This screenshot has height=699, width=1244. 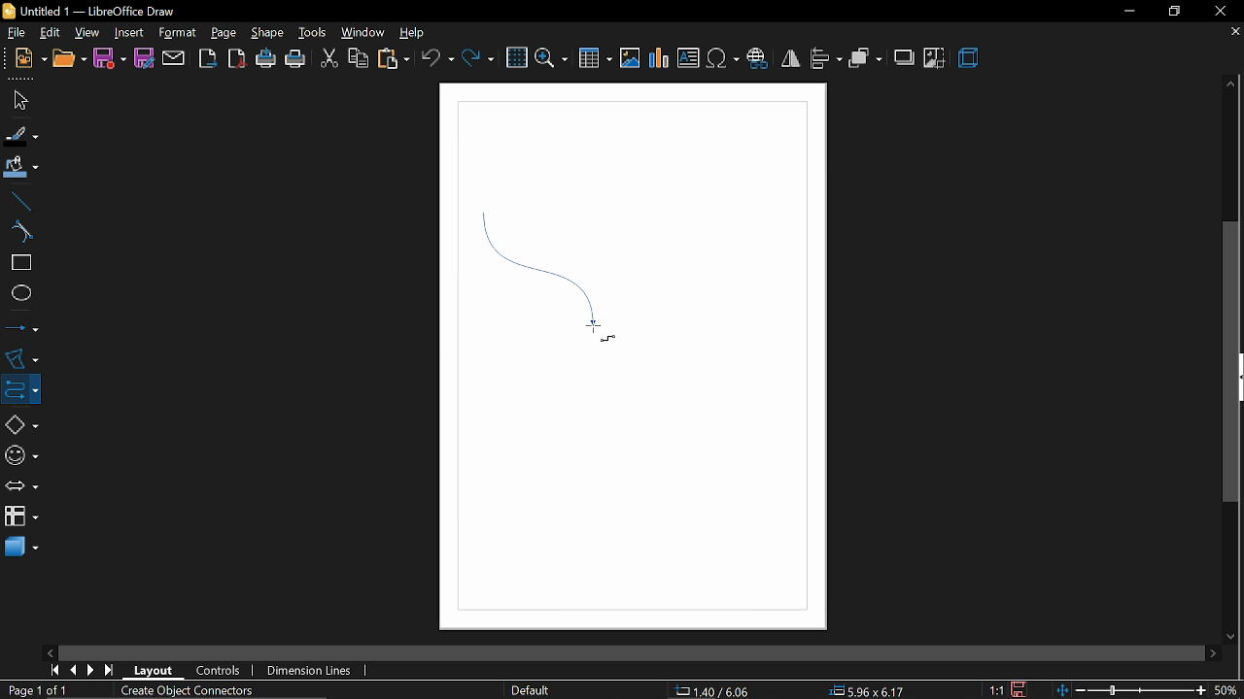 What do you see at coordinates (266, 60) in the screenshot?
I see `print directly` at bounding box center [266, 60].